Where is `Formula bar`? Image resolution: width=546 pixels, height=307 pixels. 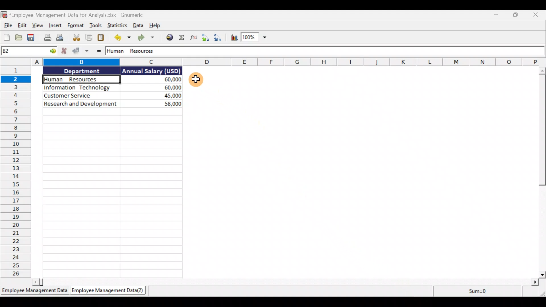
Formula bar is located at coordinates (323, 51).